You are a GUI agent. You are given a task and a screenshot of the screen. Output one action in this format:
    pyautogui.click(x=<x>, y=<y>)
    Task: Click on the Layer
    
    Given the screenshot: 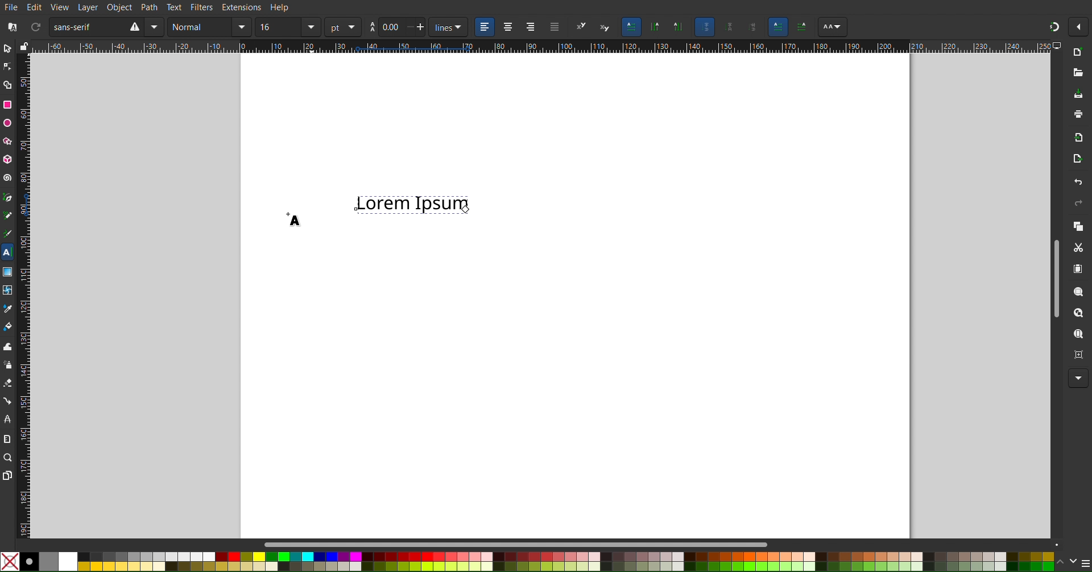 What is the action you would take?
    pyautogui.click(x=88, y=7)
    